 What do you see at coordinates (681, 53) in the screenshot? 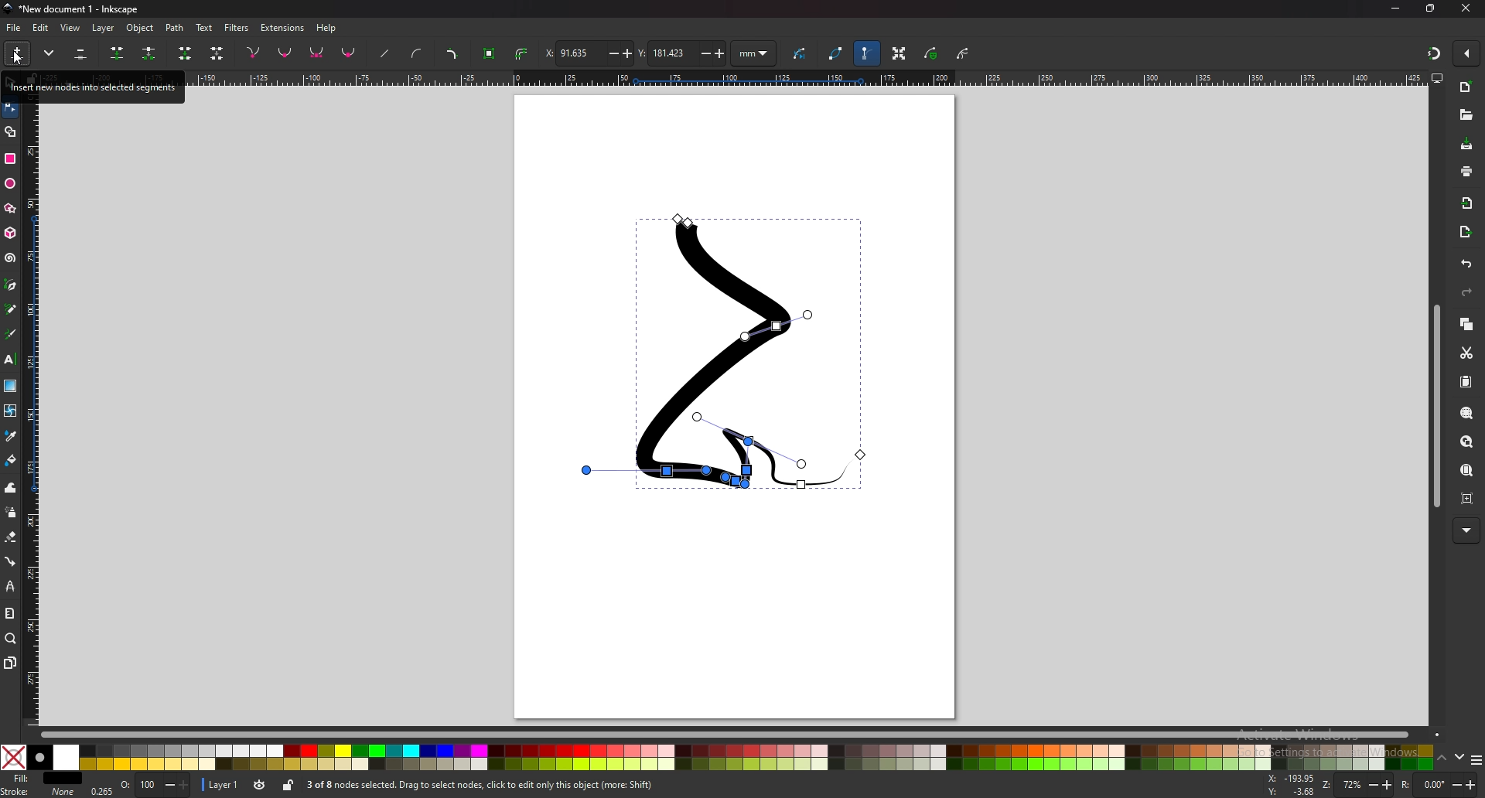
I see `y coordinates` at bounding box center [681, 53].